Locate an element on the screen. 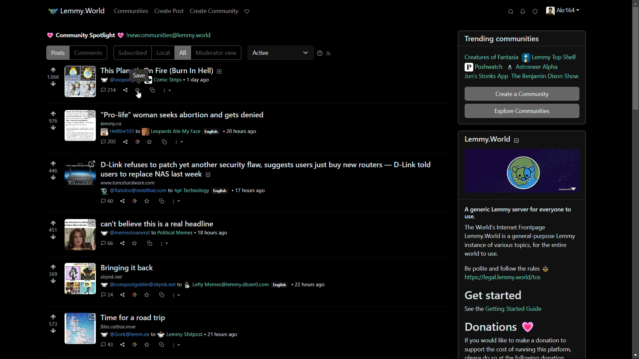  post-4 is located at coordinates (149, 236).